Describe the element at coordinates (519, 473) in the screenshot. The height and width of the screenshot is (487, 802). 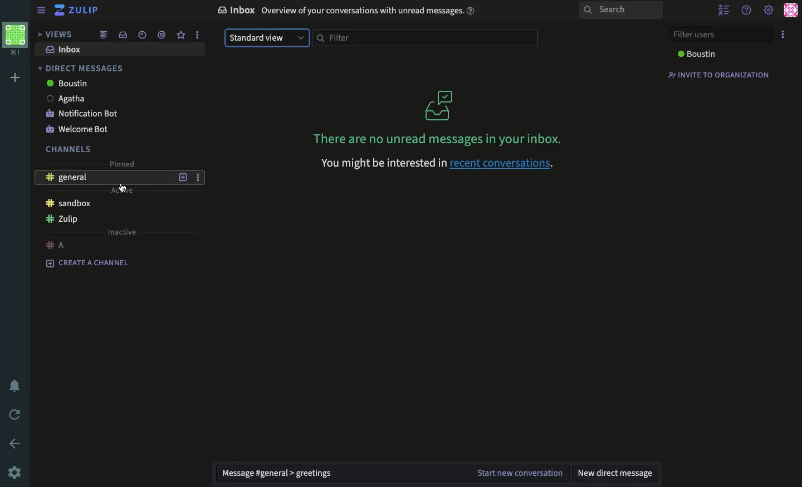
I see `start new conversation` at that location.